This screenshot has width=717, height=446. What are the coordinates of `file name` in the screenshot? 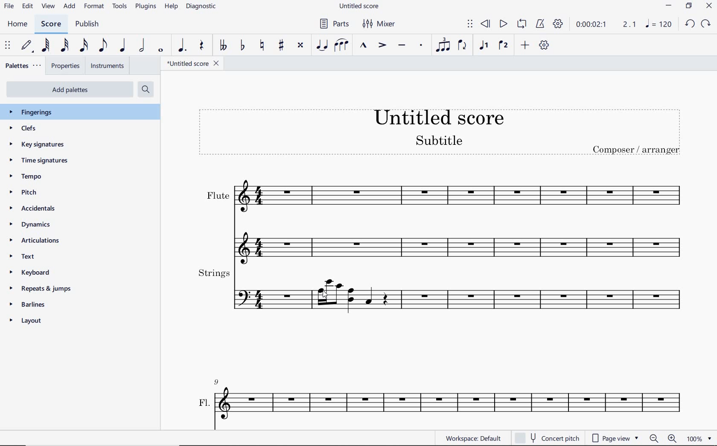 It's located at (359, 7).